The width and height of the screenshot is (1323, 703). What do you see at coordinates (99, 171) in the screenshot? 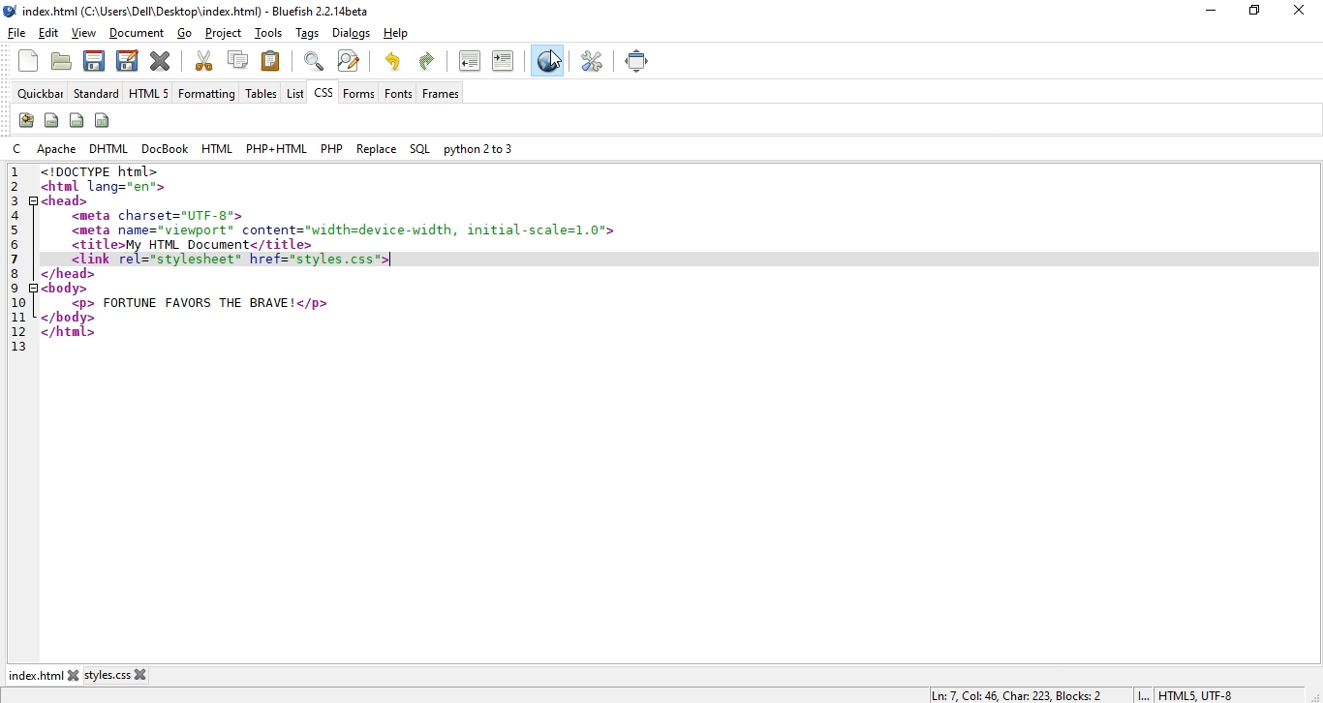
I see `<!DOCTYPE html>` at bounding box center [99, 171].